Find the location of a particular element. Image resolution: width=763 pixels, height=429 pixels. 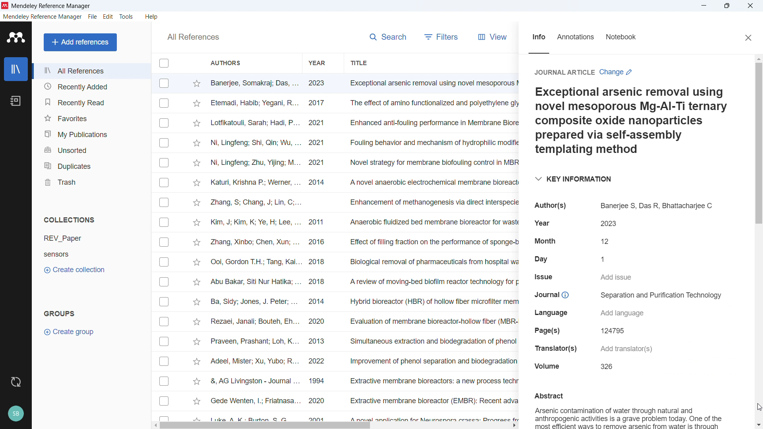

notebook is located at coordinates (627, 38).